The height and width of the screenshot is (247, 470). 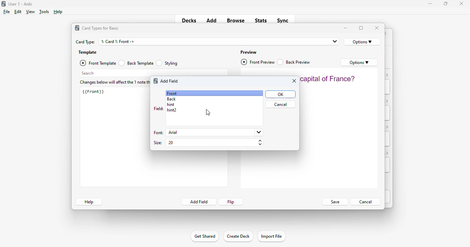 What do you see at coordinates (136, 63) in the screenshot?
I see `back template` at bounding box center [136, 63].